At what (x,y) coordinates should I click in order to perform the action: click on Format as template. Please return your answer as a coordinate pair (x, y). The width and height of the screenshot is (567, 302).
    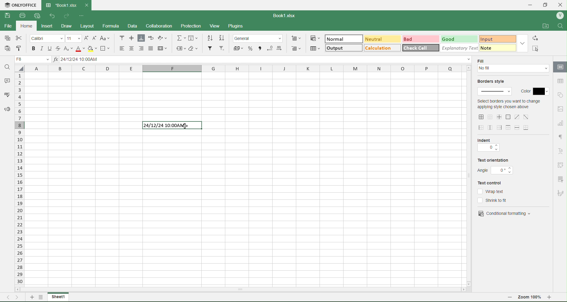
    Looking at the image, I should click on (315, 48).